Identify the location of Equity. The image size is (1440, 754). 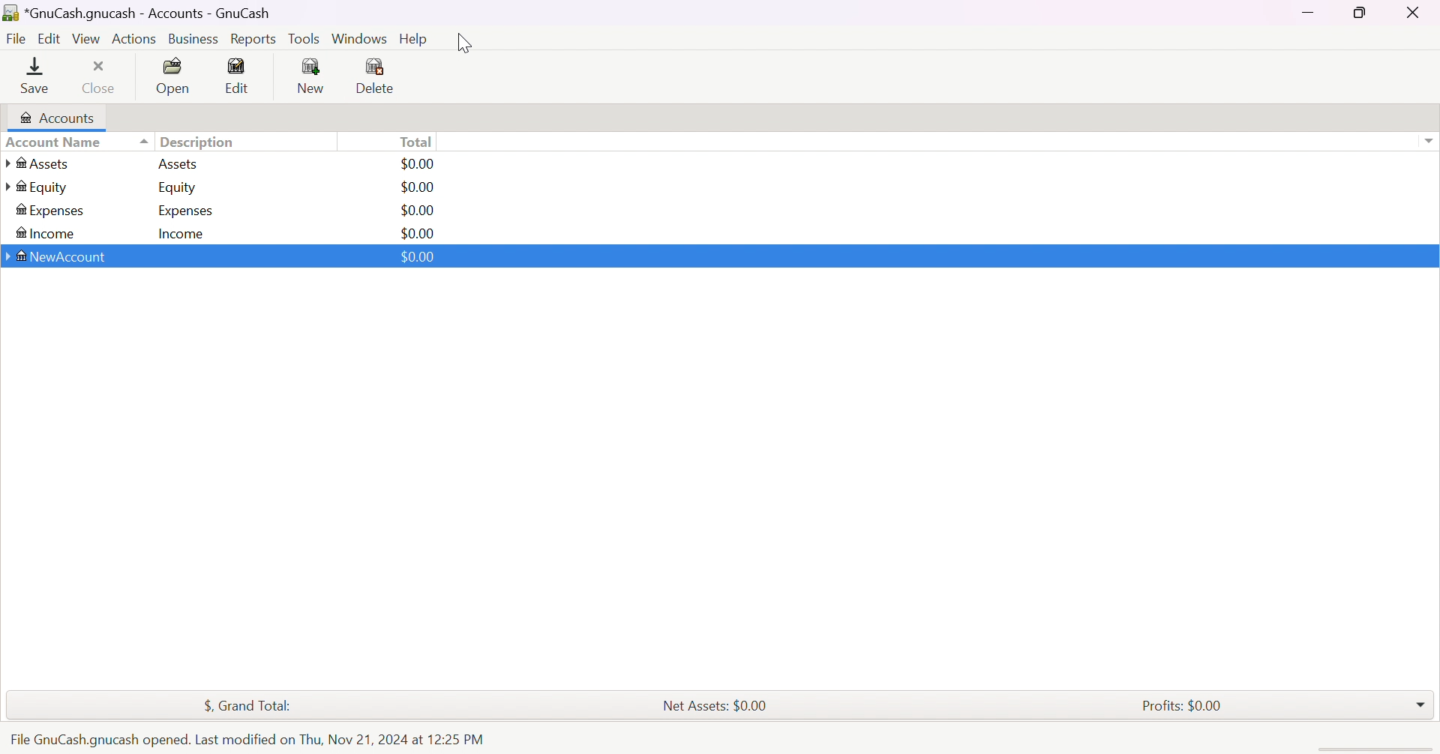
(179, 186).